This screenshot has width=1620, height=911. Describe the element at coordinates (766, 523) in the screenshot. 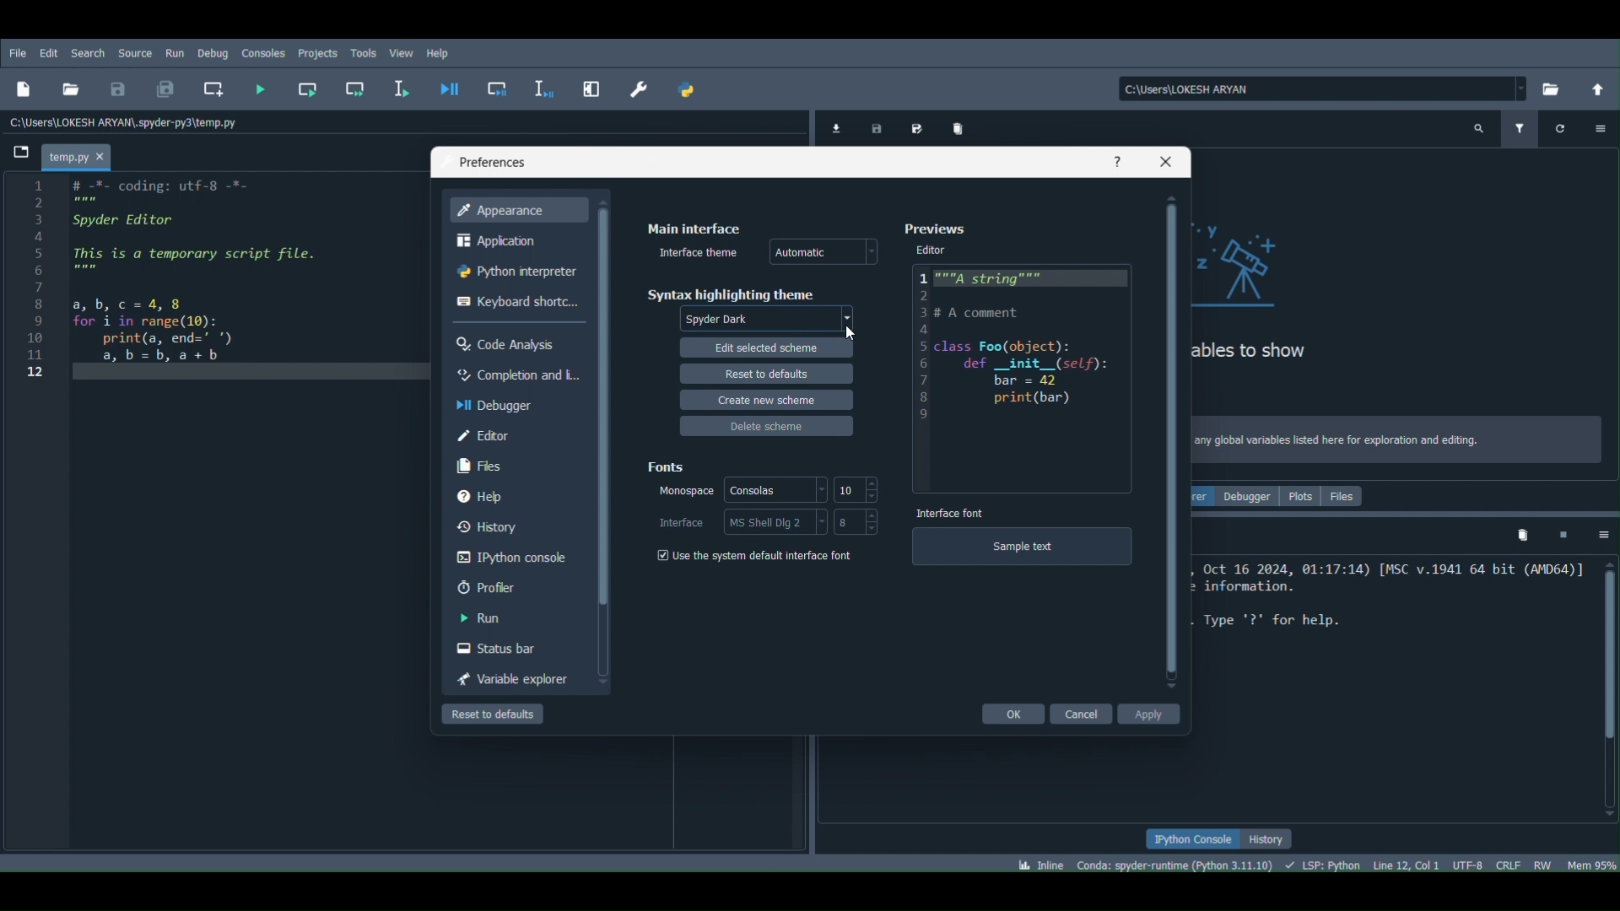

I see `Interface style` at that location.